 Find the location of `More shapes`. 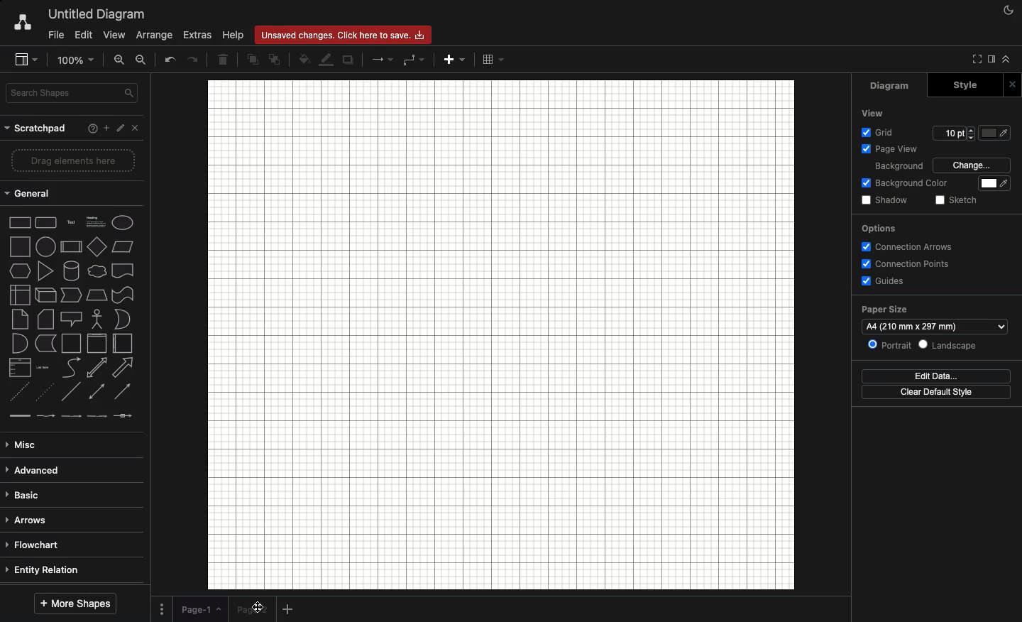

More shapes is located at coordinates (75, 605).